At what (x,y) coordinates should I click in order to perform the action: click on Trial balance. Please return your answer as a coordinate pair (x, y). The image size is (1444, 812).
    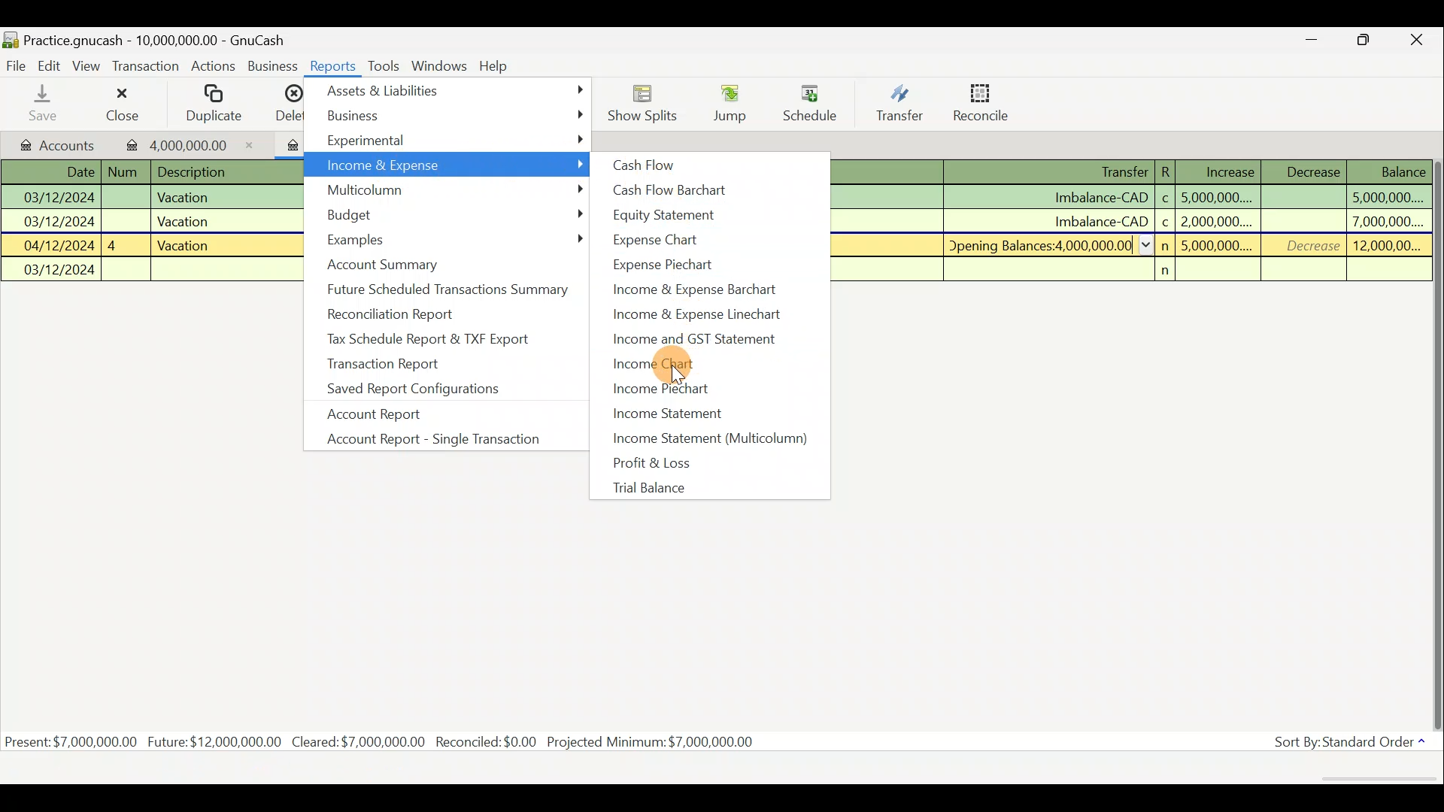
    Looking at the image, I should click on (689, 487).